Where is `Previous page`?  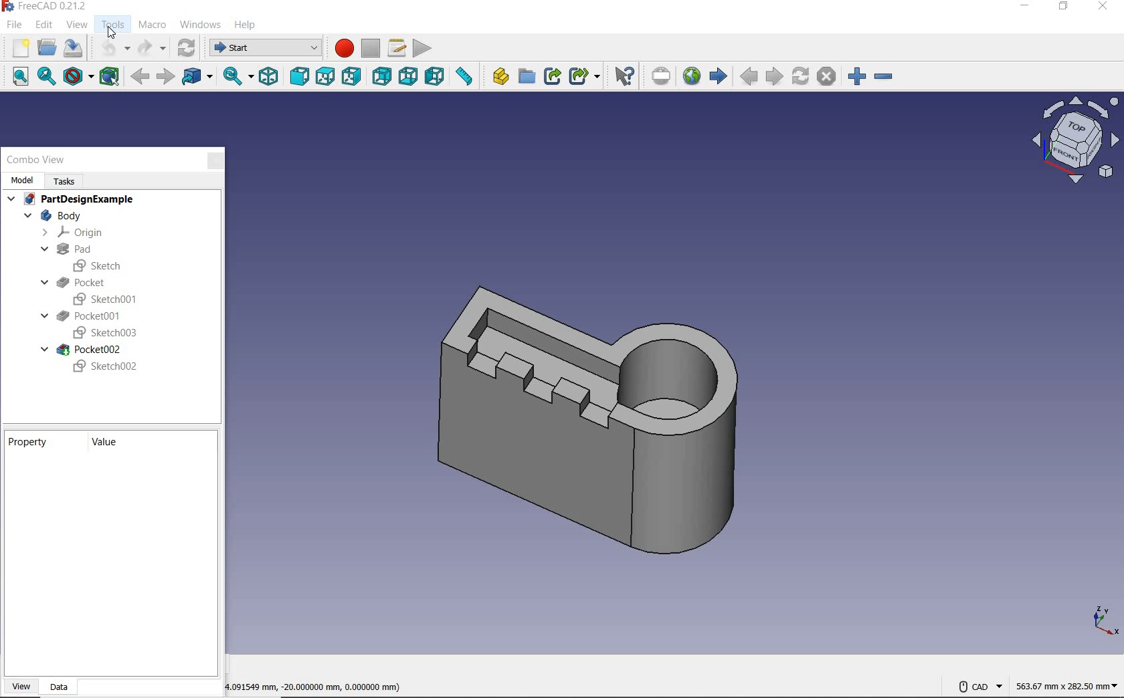
Previous page is located at coordinates (745, 76).